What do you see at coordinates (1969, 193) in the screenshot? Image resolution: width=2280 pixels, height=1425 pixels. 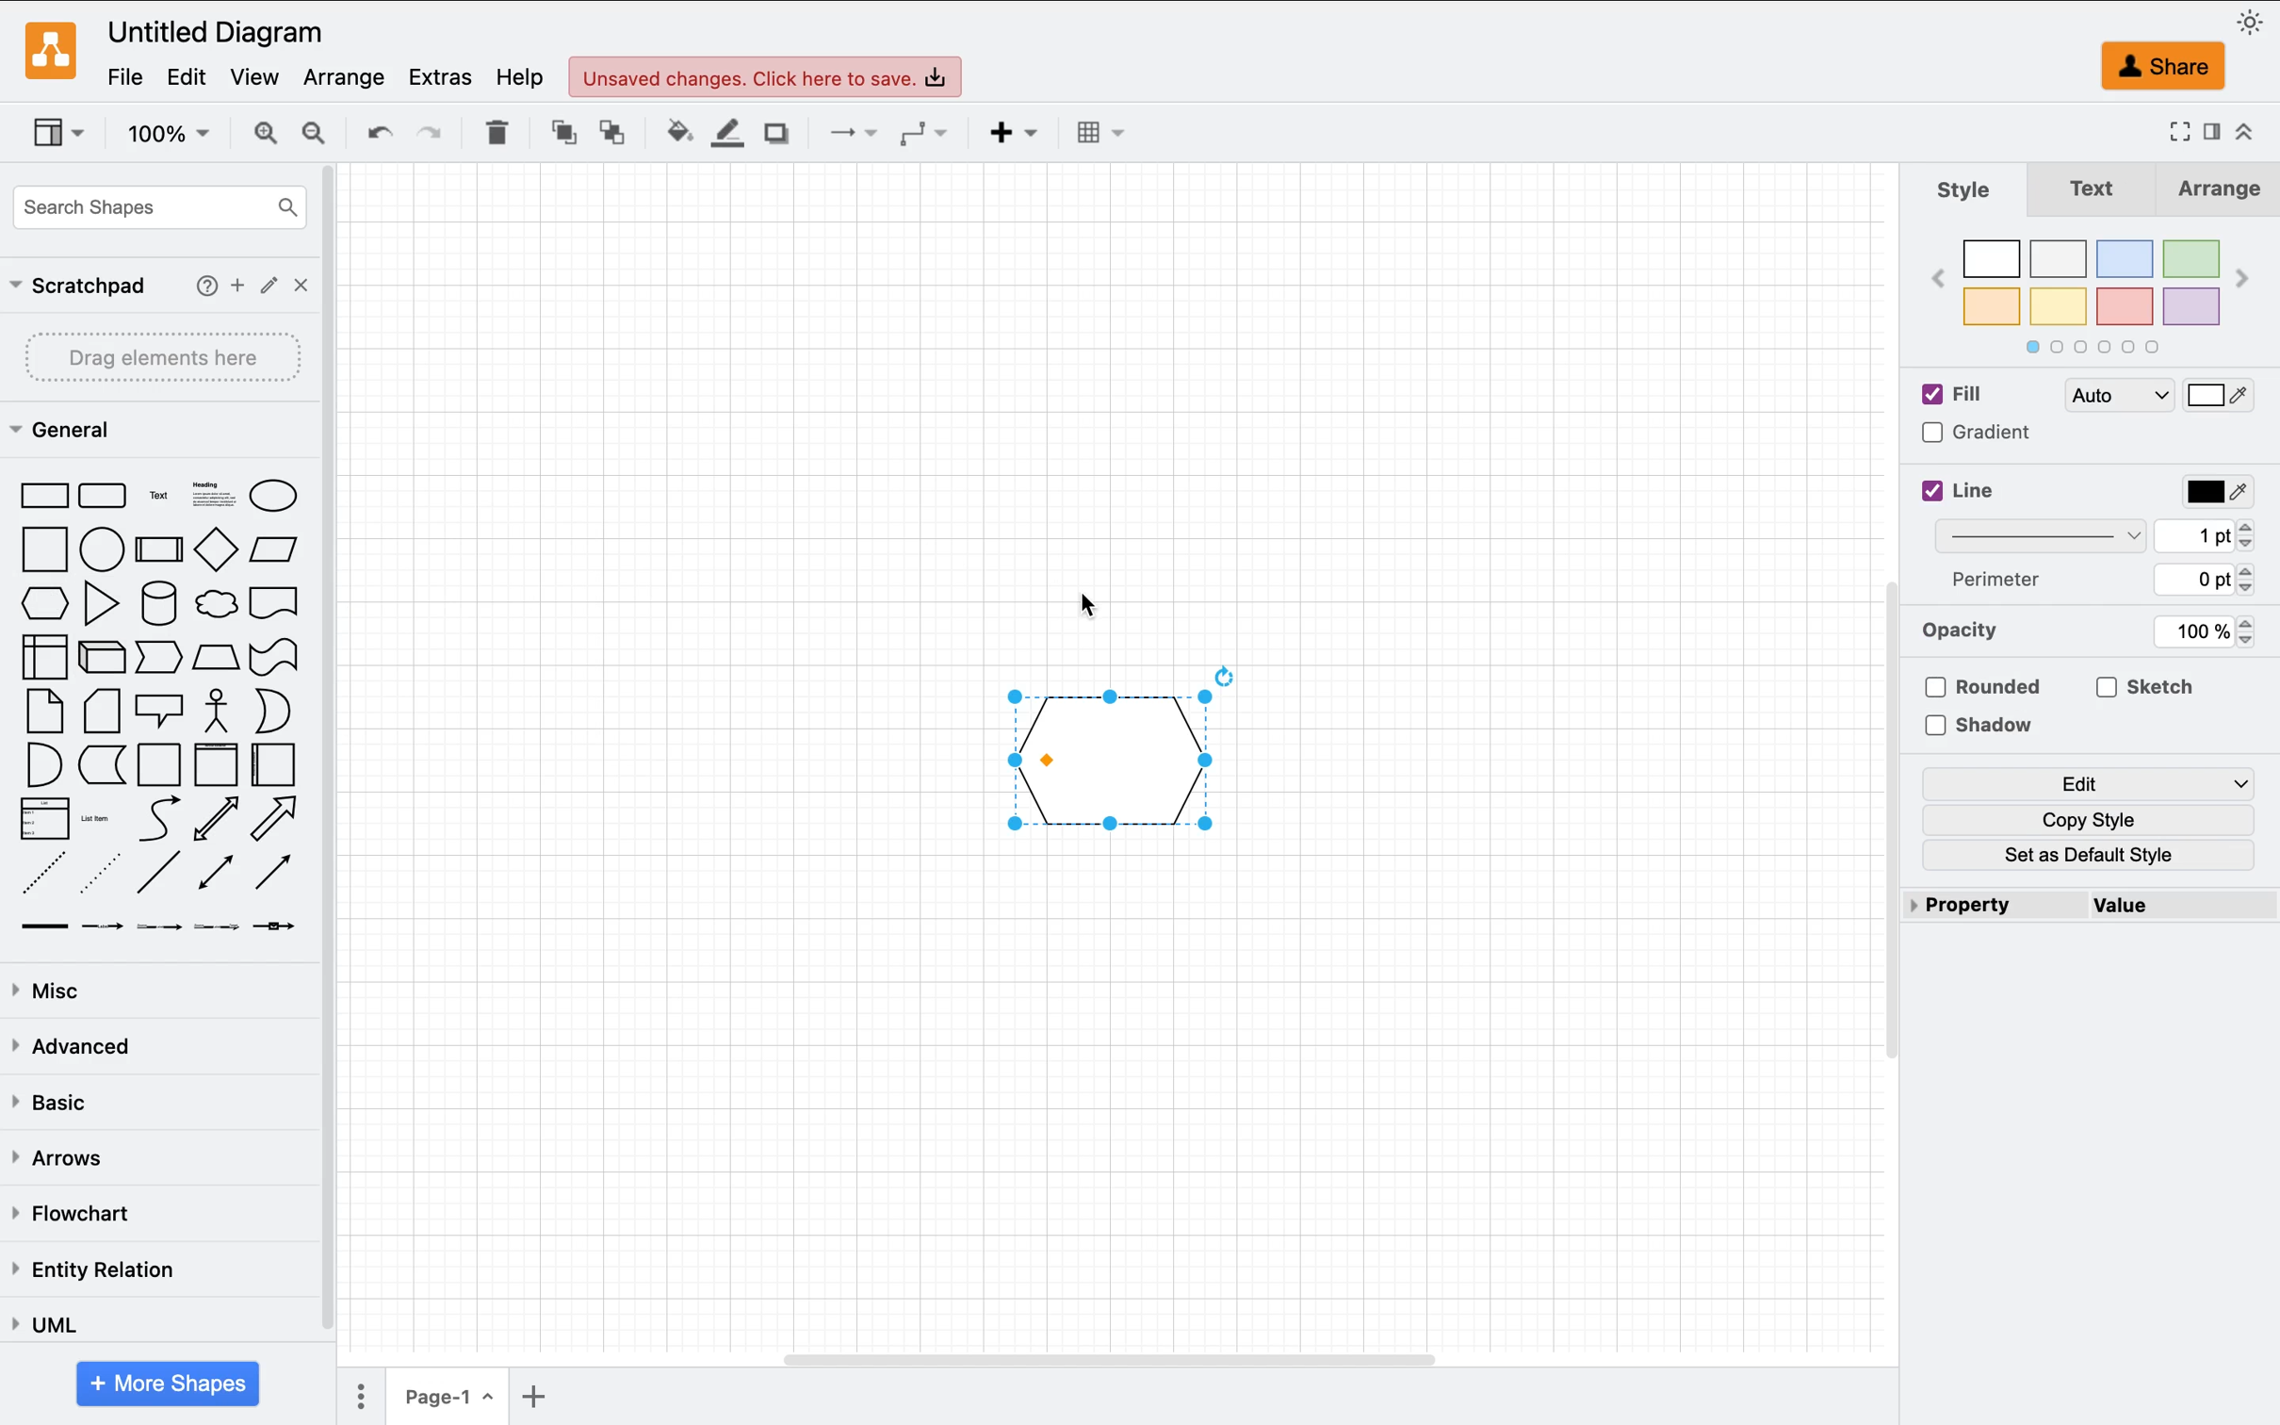 I see `Style` at bounding box center [1969, 193].